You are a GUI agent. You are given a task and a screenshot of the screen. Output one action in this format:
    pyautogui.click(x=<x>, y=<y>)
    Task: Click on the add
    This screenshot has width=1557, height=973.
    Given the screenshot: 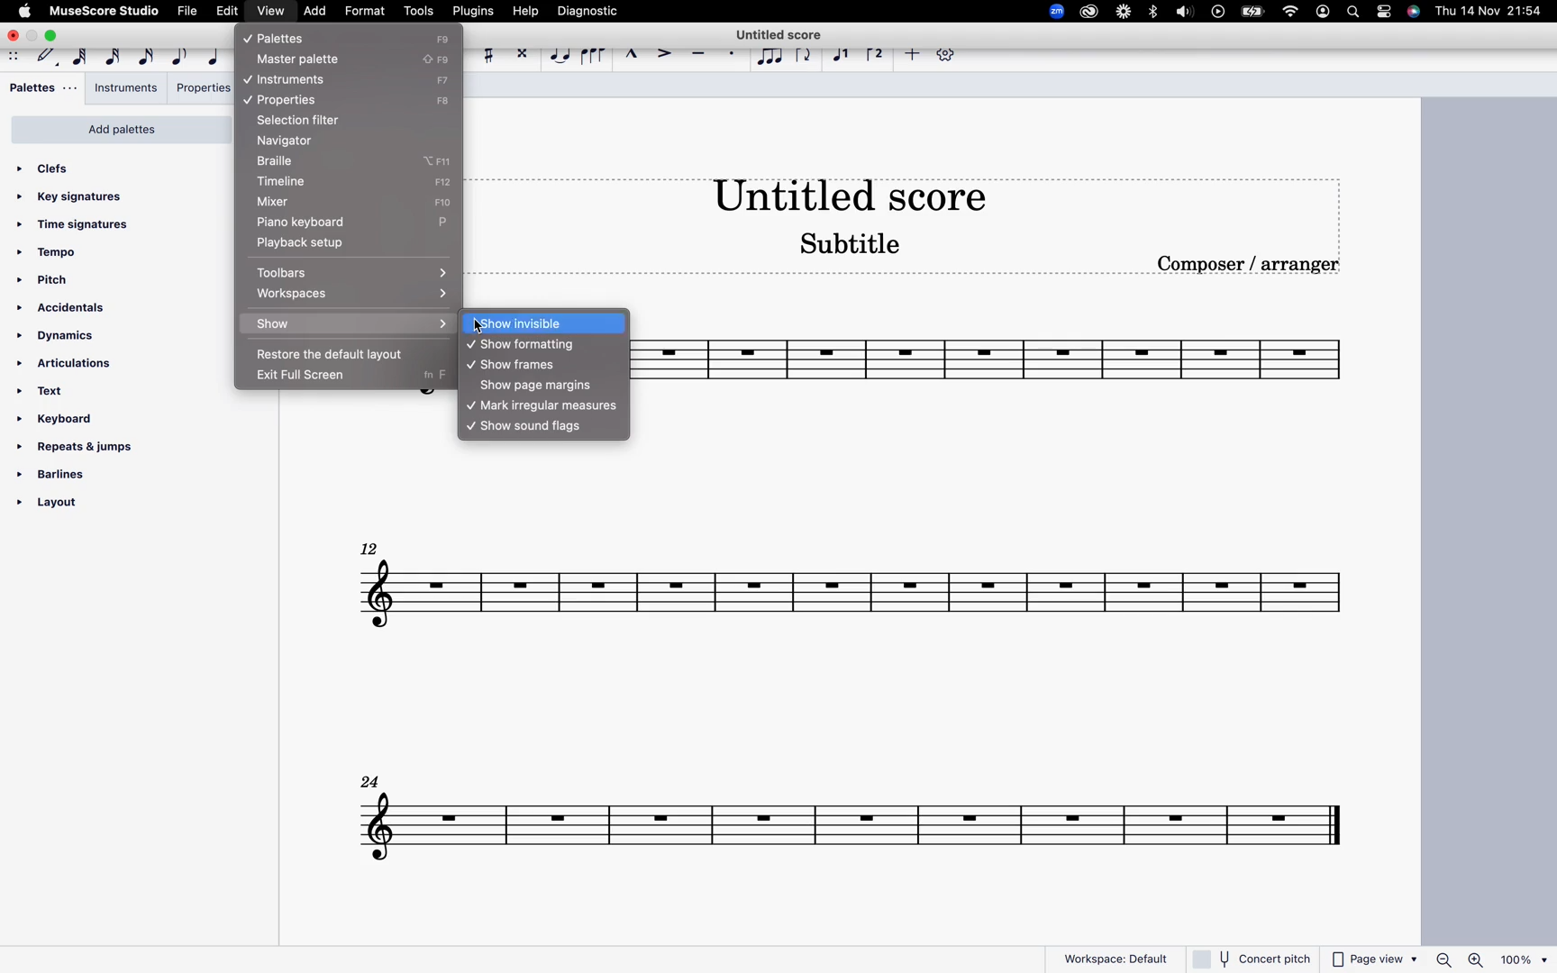 What is the action you would take?
    pyautogui.click(x=314, y=11)
    